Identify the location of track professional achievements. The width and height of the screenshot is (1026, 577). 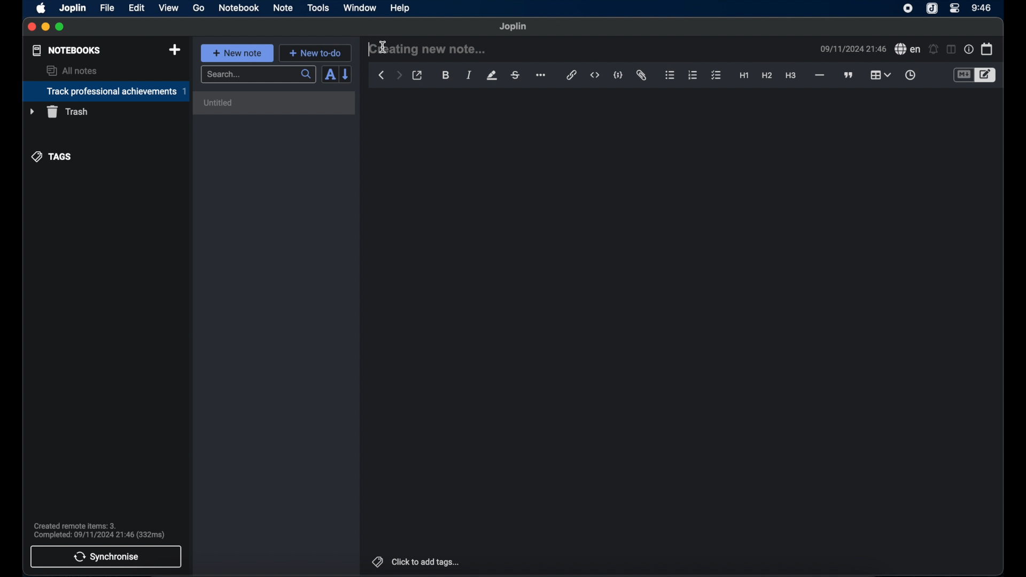
(105, 91).